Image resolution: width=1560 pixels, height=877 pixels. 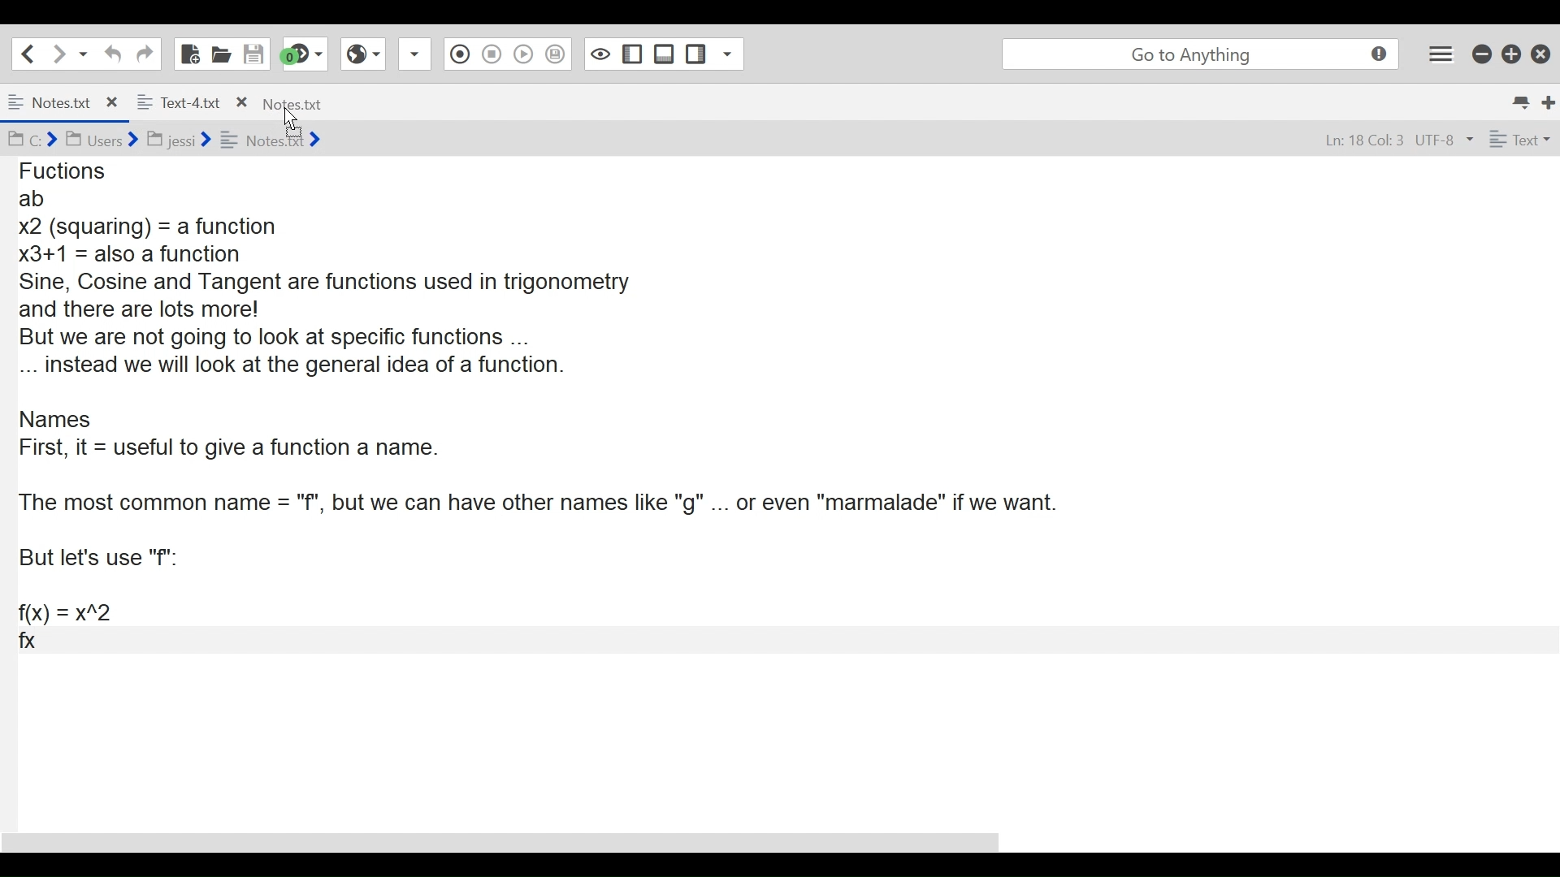 I want to click on notes.txt, so click(x=271, y=139).